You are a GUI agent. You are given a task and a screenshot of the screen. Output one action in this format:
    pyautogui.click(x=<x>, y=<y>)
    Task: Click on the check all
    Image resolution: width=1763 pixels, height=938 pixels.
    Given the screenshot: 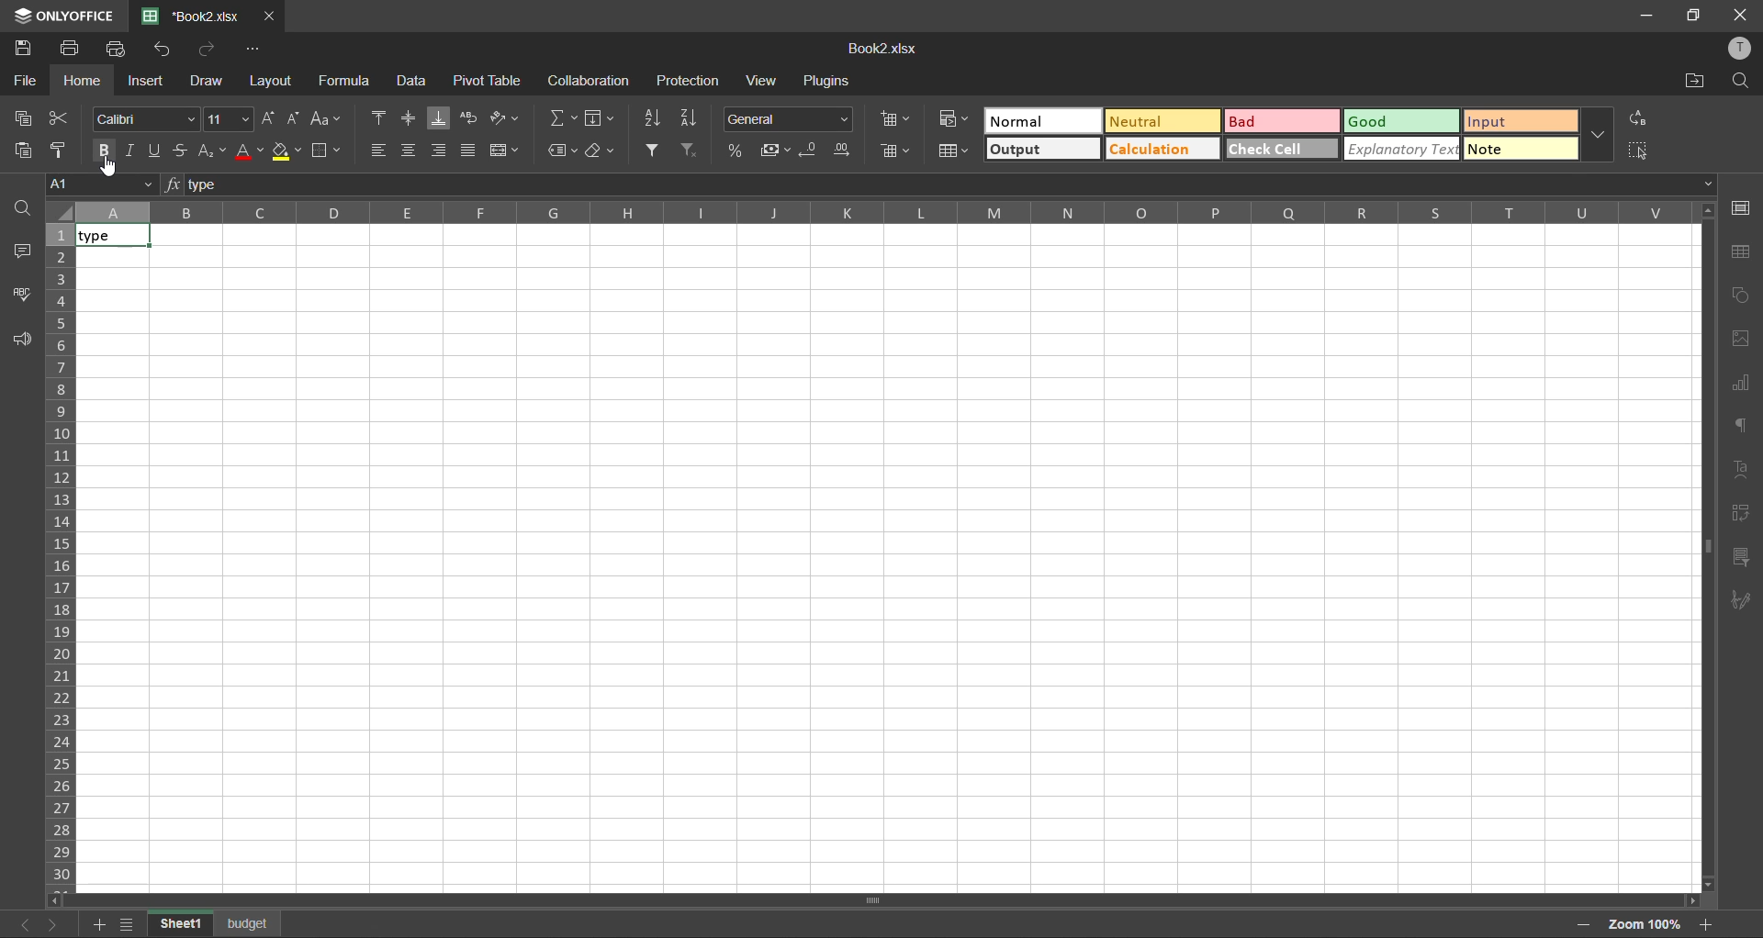 What is the action you would take?
    pyautogui.click(x=1283, y=148)
    